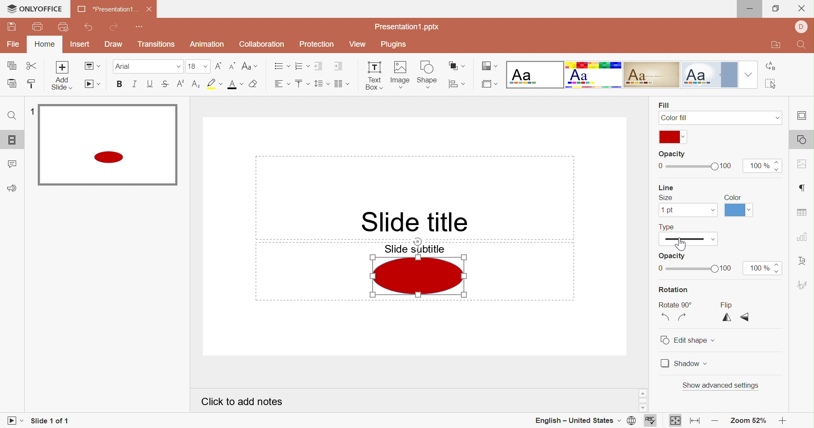  What do you see at coordinates (11, 115) in the screenshot?
I see `Find` at bounding box center [11, 115].